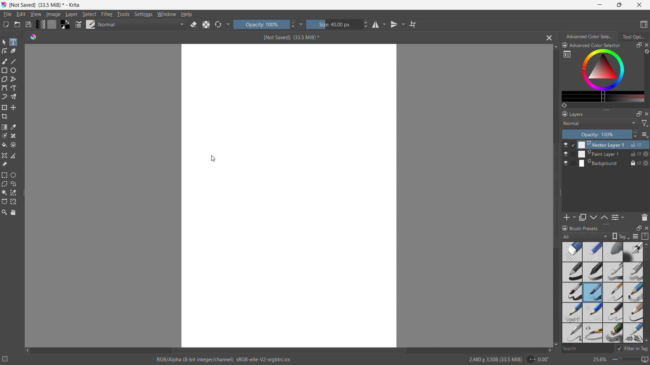  Describe the element at coordinates (13, 175) in the screenshot. I see `elliptical selection tool` at that location.